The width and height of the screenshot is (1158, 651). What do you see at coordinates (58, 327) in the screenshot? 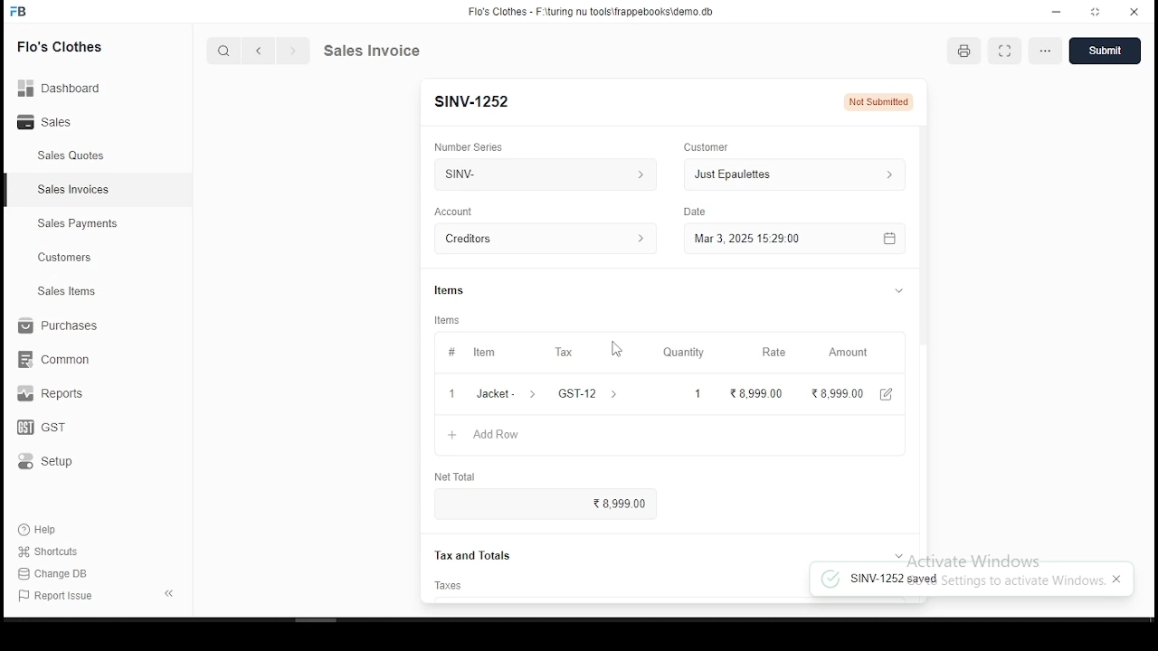
I see `purchases` at bounding box center [58, 327].